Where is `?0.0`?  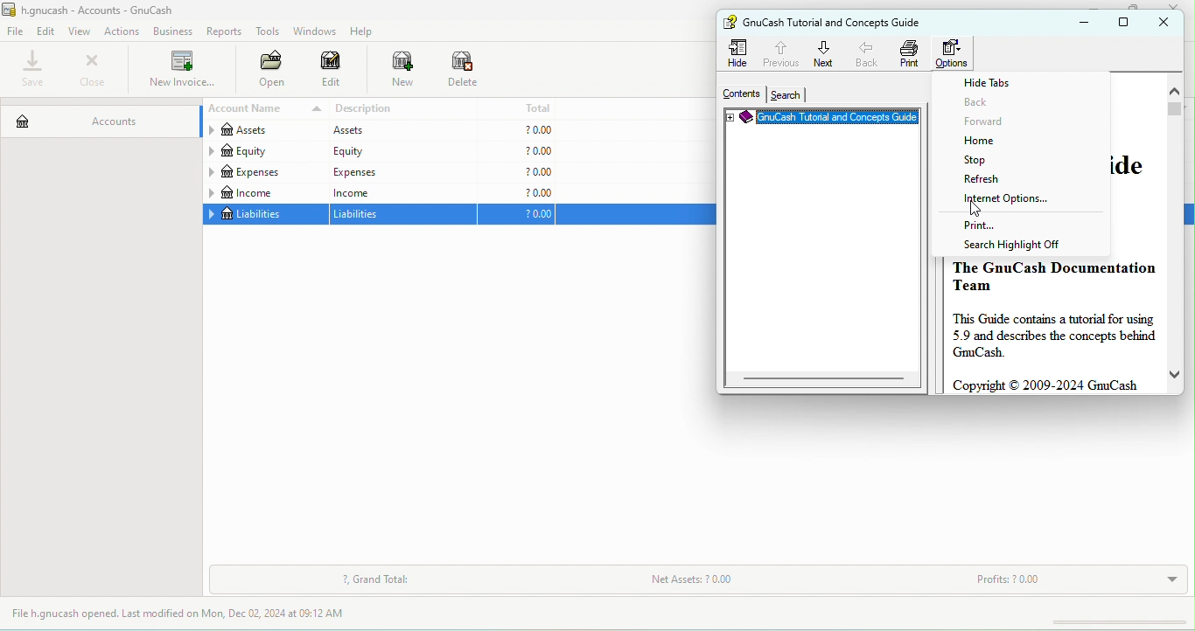 ?0.0 is located at coordinates (521, 215).